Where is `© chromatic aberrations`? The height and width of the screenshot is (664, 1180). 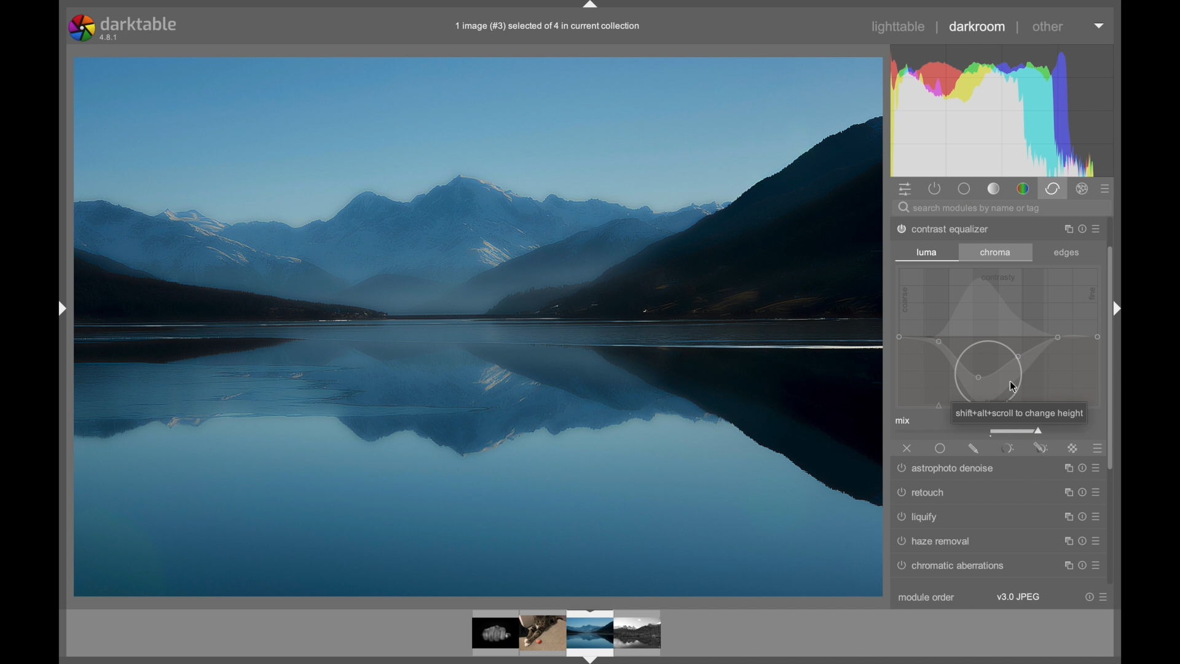 © chromatic aberrations is located at coordinates (961, 566).